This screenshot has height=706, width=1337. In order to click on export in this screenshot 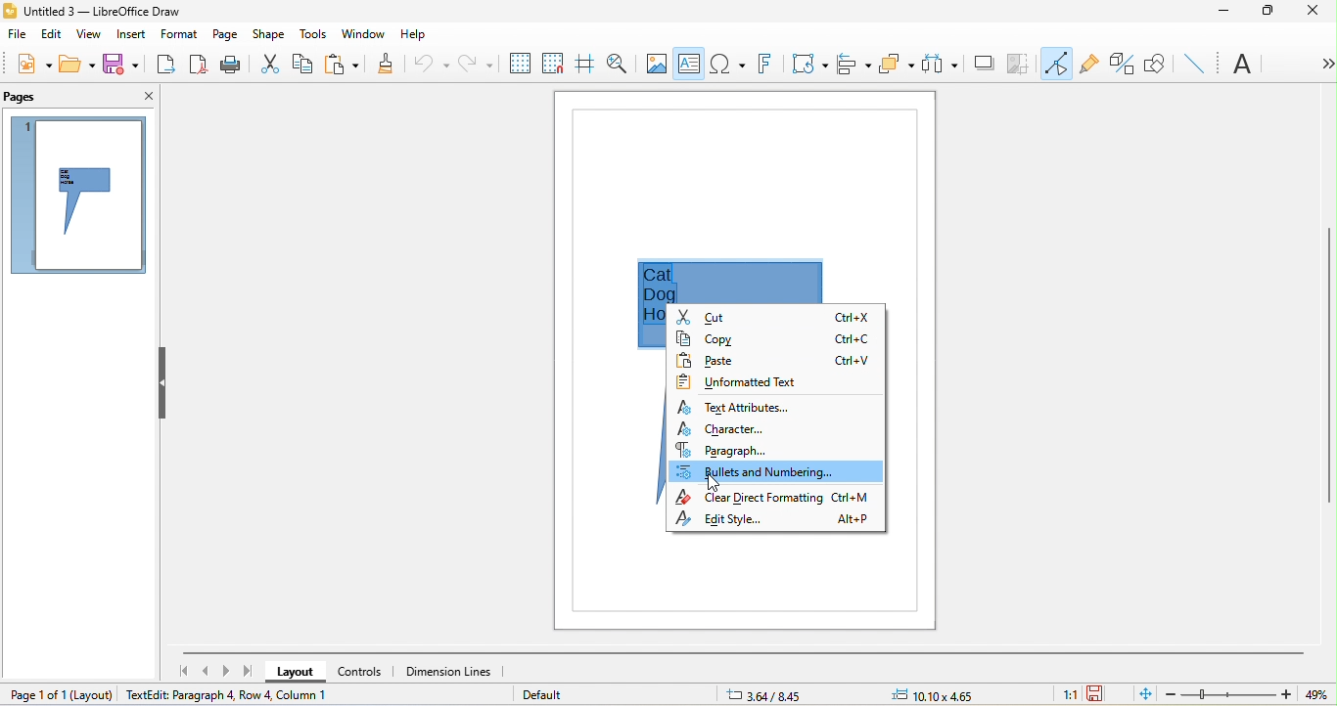, I will do `click(166, 65)`.